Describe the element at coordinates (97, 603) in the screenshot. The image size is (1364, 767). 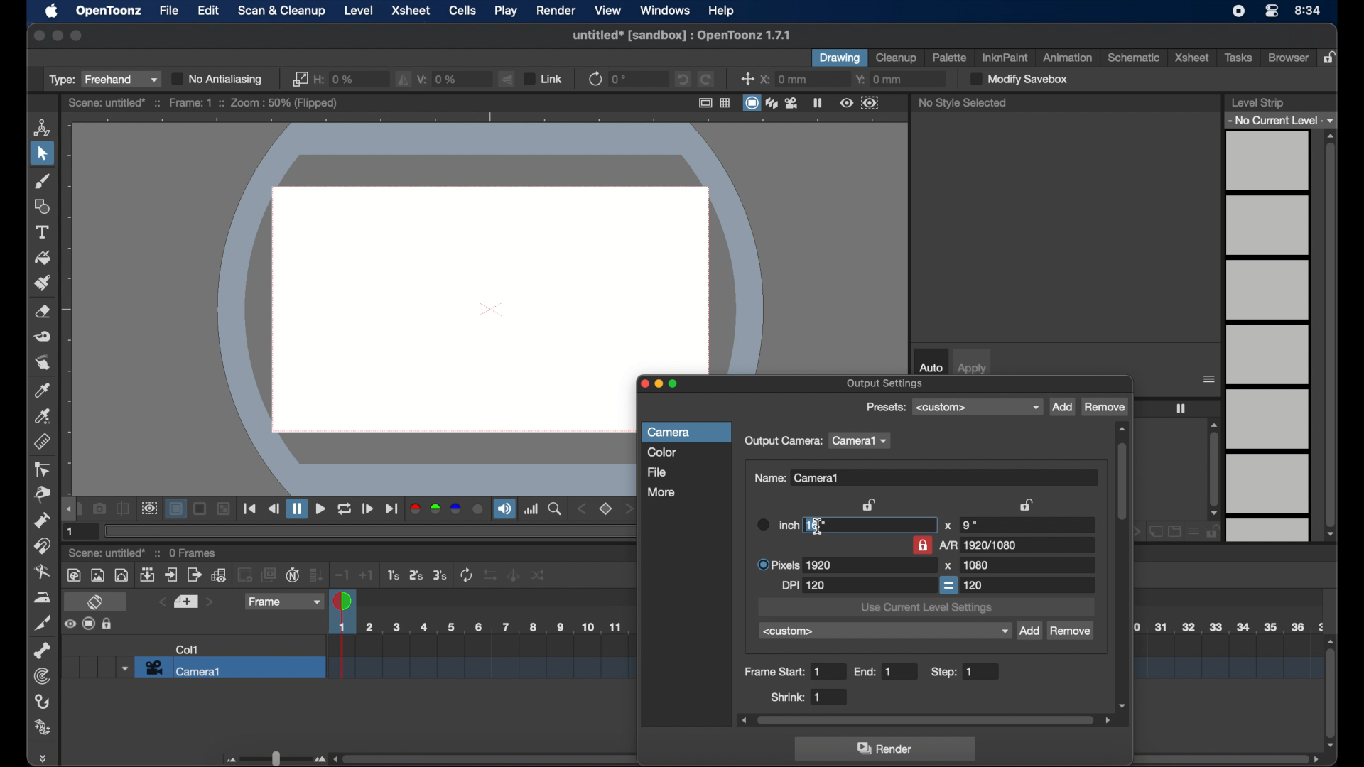
I see `toggle xsheet` at that location.